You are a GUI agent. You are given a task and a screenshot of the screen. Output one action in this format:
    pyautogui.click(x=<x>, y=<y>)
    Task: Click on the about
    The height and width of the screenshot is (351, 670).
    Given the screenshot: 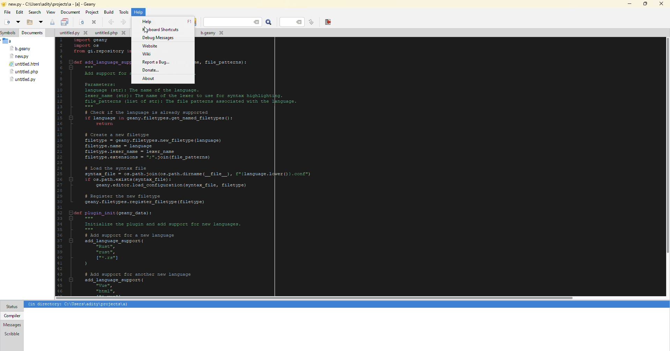 What is the action you would take?
    pyautogui.click(x=149, y=78)
    